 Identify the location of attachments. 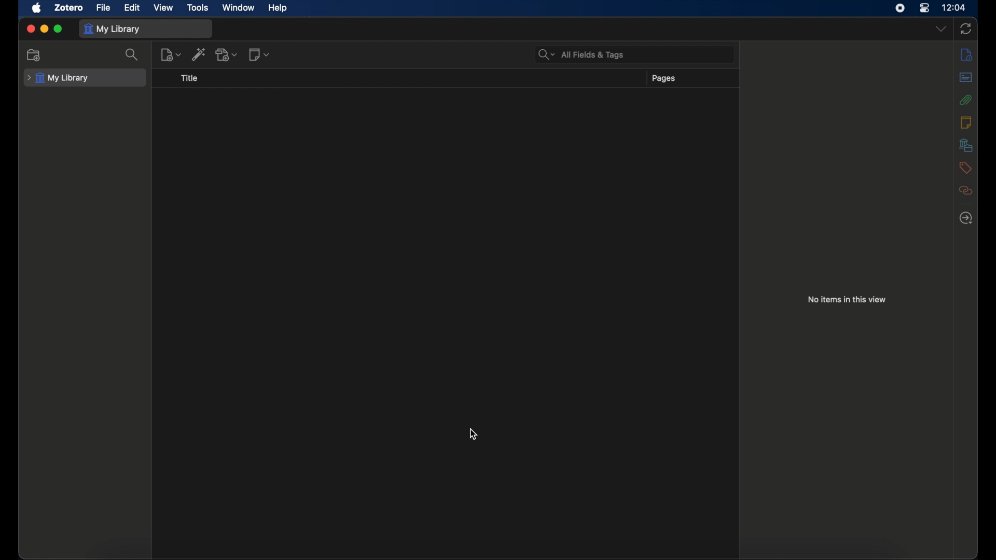
(965, 100).